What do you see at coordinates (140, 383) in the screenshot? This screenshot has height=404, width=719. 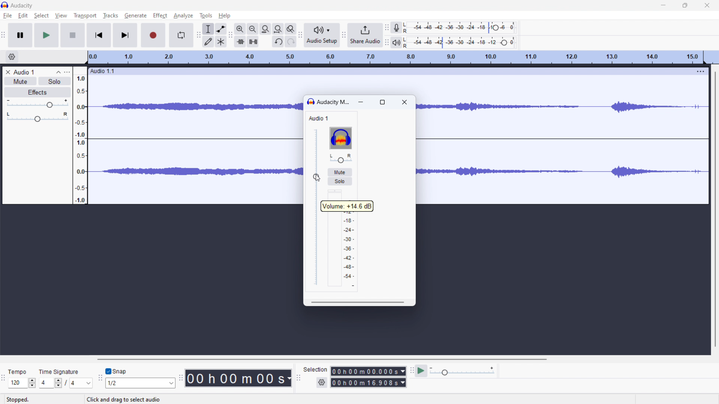 I see `select snap` at bounding box center [140, 383].